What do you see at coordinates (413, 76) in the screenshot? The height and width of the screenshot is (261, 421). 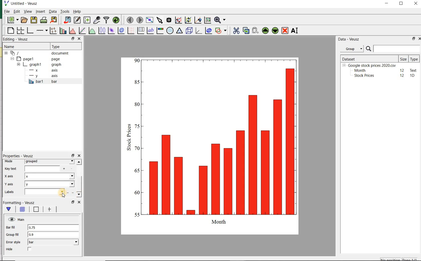 I see `1D` at bounding box center [413, 76].